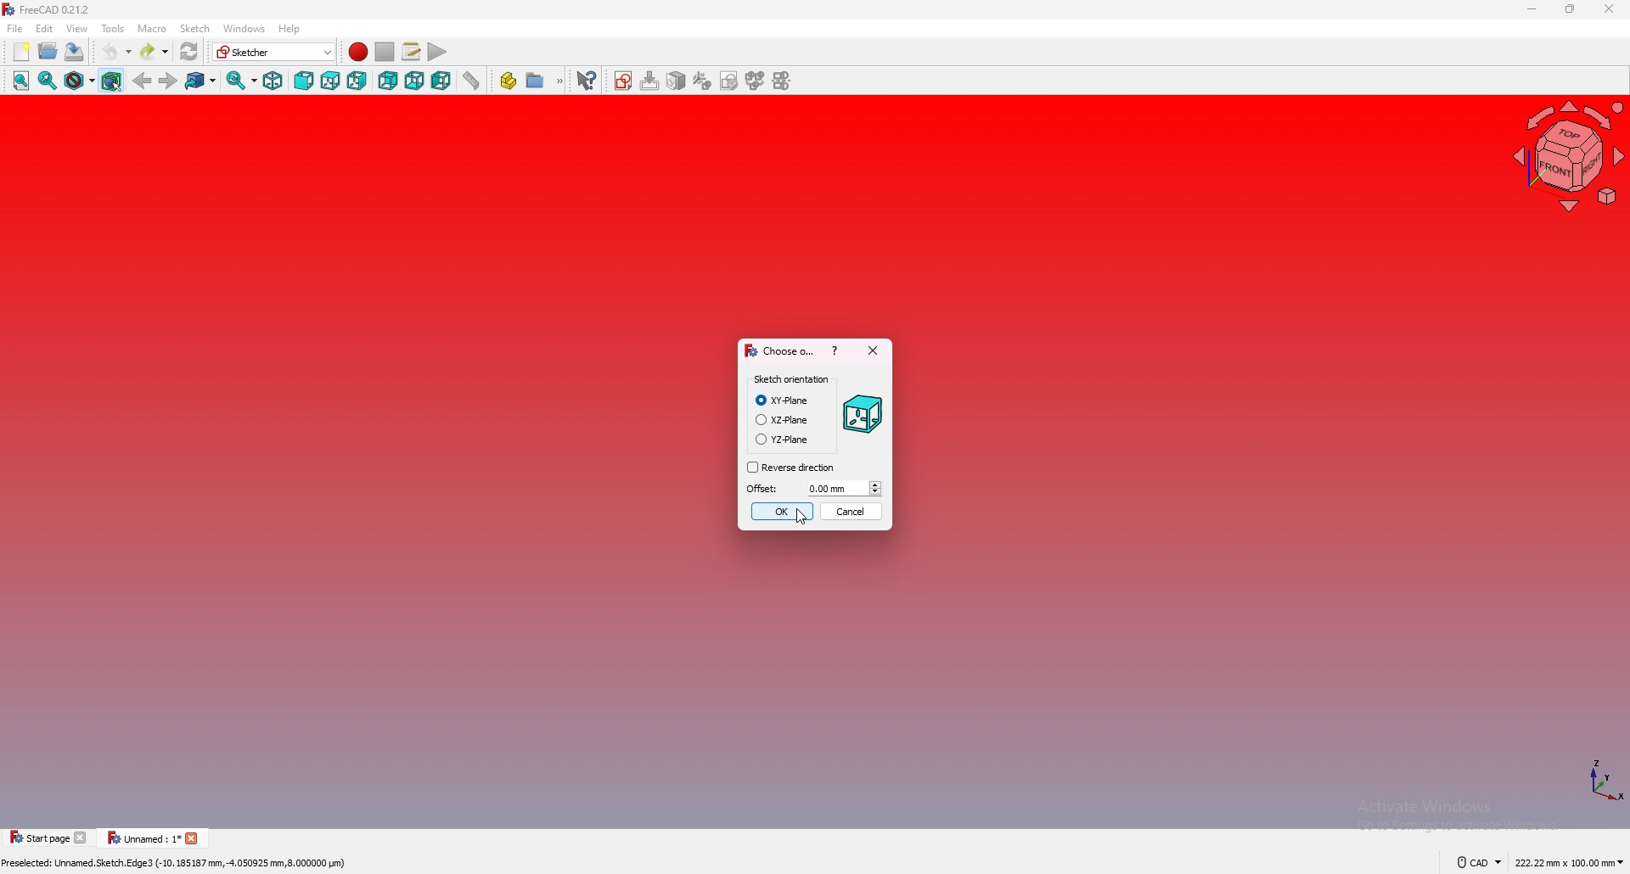  Describe the element at coordinates (76, 53) in the screenshot. I see `save` at that location.